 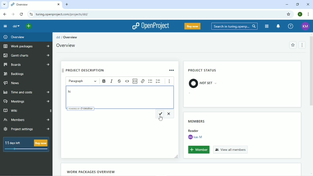 I want to click on Gantt charts, so click(x=26, y=56).